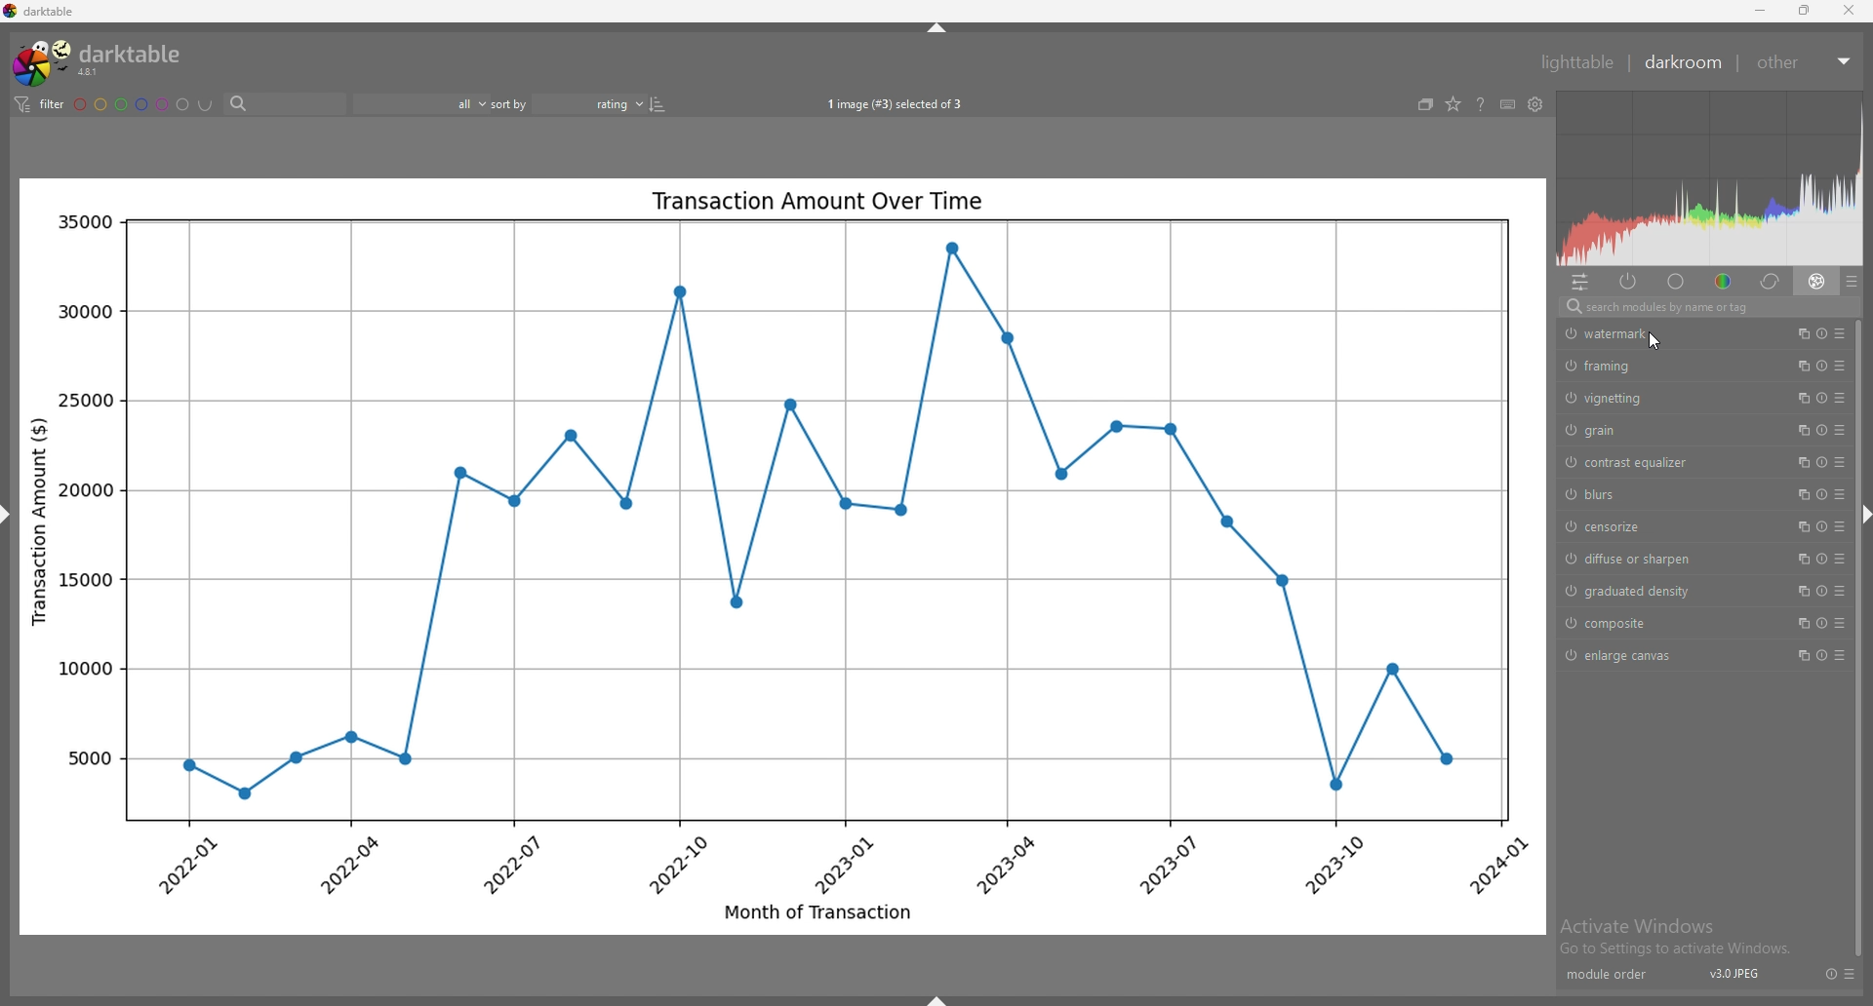 This screenshot has width=1873, height=1006. Describe the element at coordinates (1534, 104) in the screenshot. I see `show global preferences` at that location.